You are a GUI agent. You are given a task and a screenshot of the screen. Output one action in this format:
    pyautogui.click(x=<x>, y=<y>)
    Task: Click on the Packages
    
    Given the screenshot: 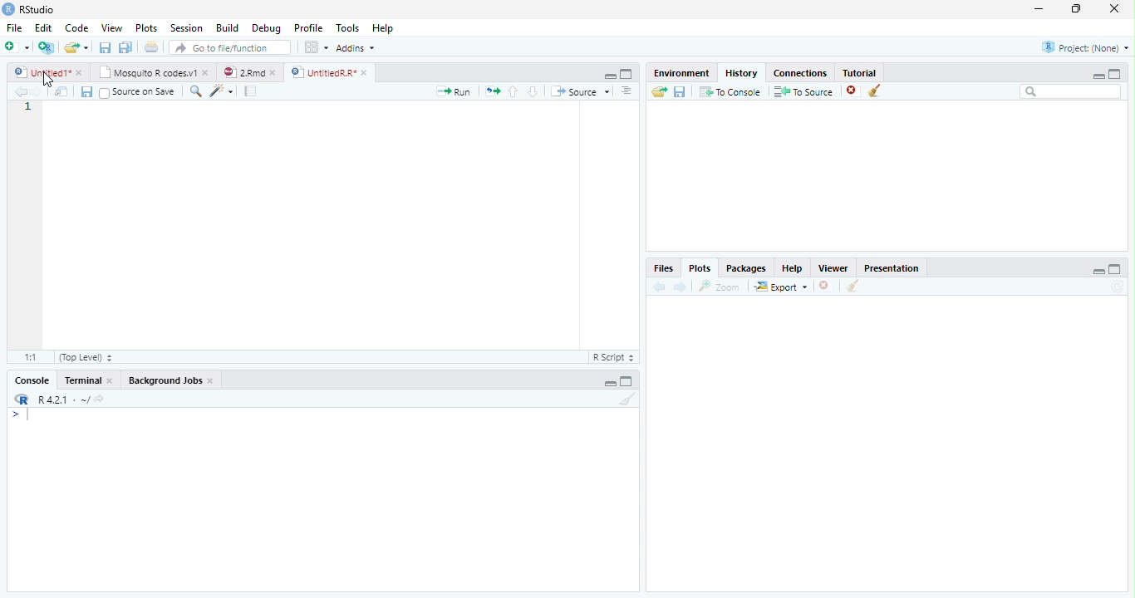 What is the action you would take?
    pyautogui.click(x=746, y=267)
    